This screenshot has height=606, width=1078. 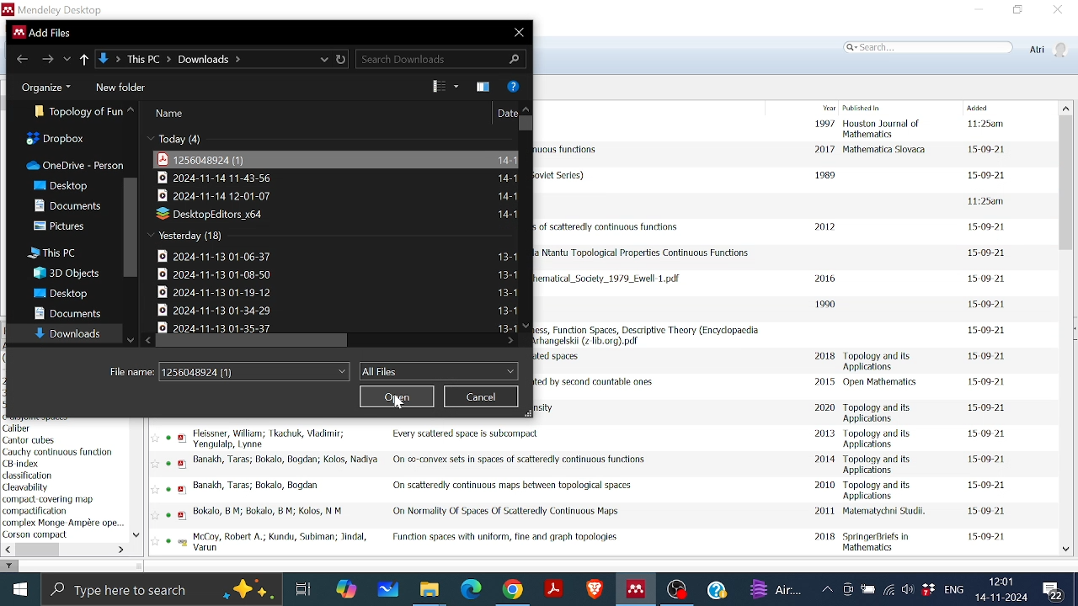 What do you see at coordinates (182, 513) in the screenshot?
I see `pdf` at bounding box center [182, 513].